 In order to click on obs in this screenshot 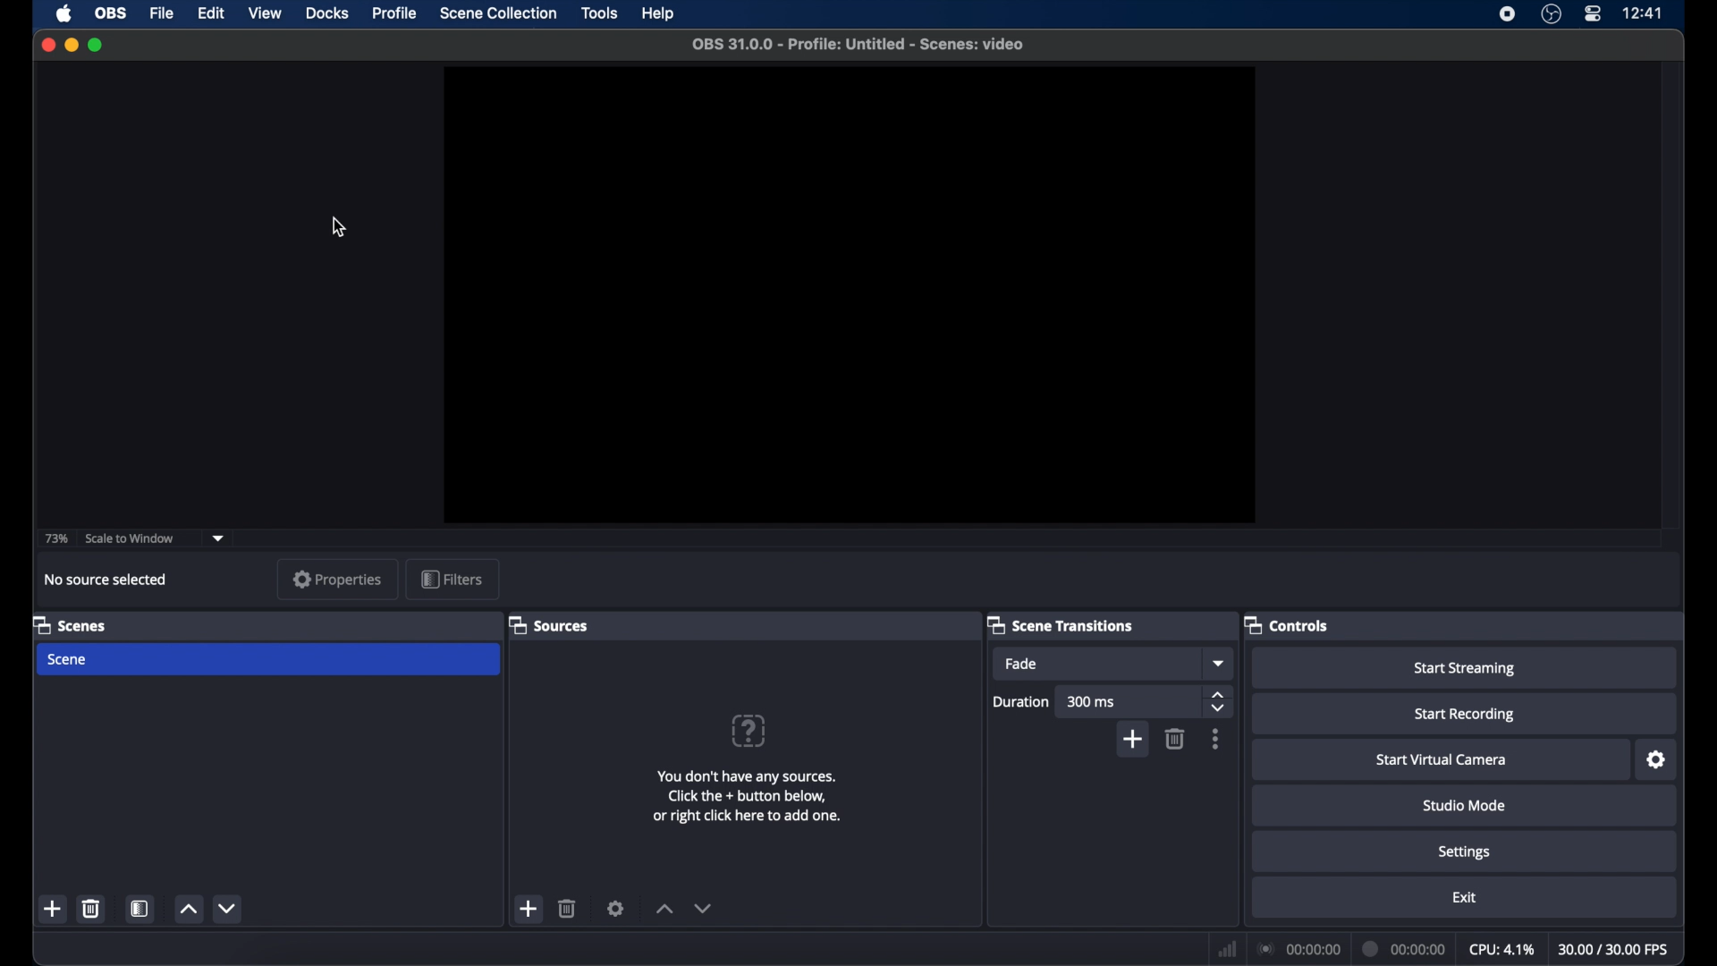, I will do `click(112, 12)`.